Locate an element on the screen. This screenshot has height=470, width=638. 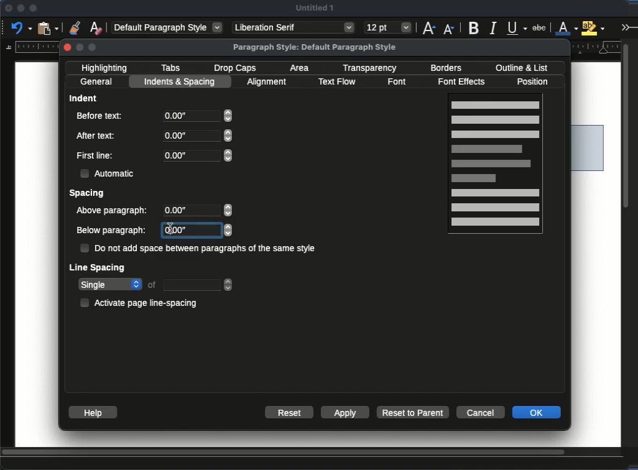
clear formatting is located at coordinates (96, 27).